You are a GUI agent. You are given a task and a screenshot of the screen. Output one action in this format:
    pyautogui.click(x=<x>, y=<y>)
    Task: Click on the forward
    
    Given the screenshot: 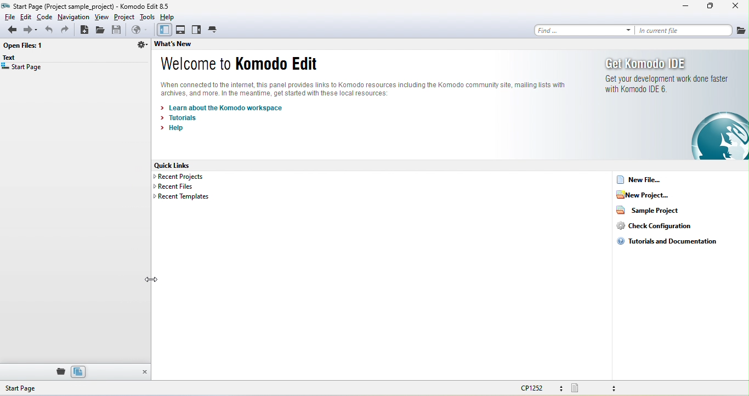 What is the action you would take?
    pyautogui.click(x=30, y=31)
    